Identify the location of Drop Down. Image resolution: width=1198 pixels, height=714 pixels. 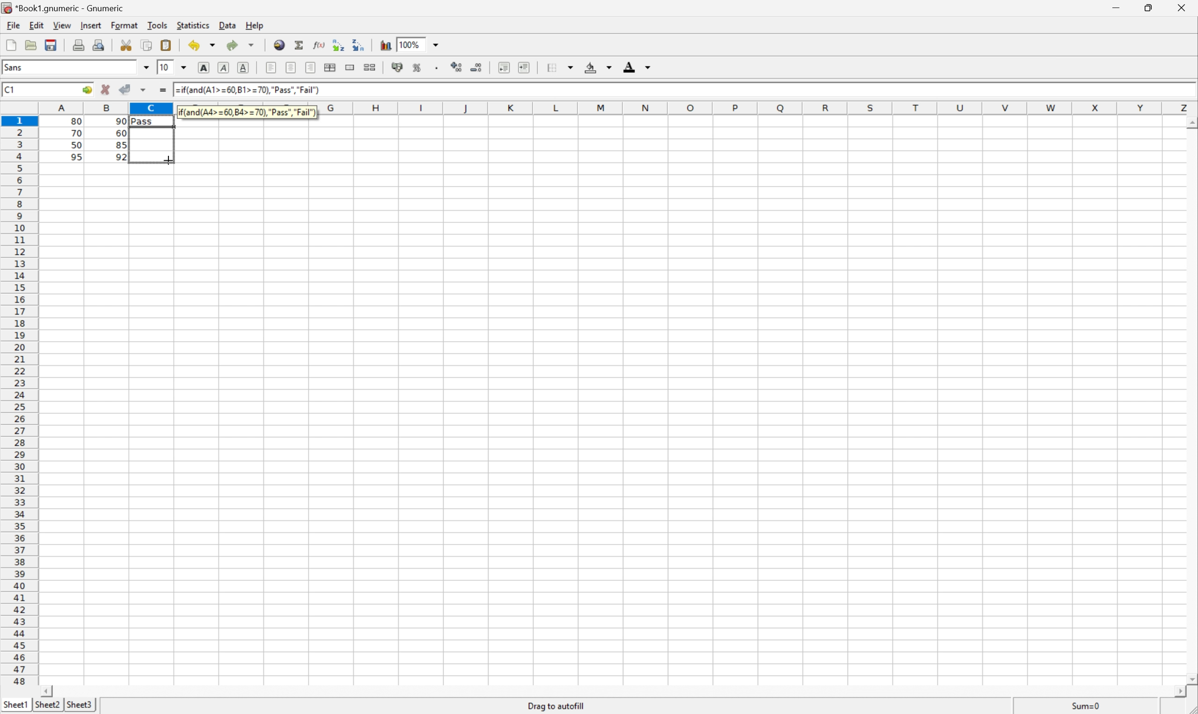
(211, 46).